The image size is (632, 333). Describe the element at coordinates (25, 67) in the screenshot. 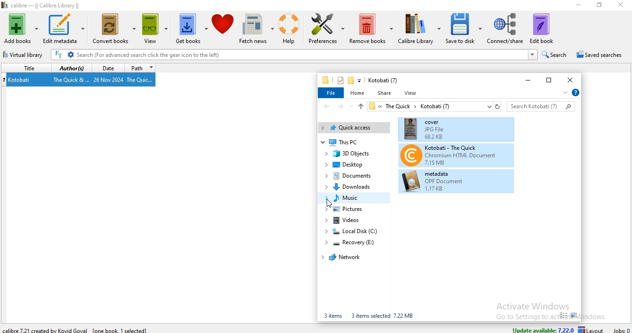

I see `title` at that location.